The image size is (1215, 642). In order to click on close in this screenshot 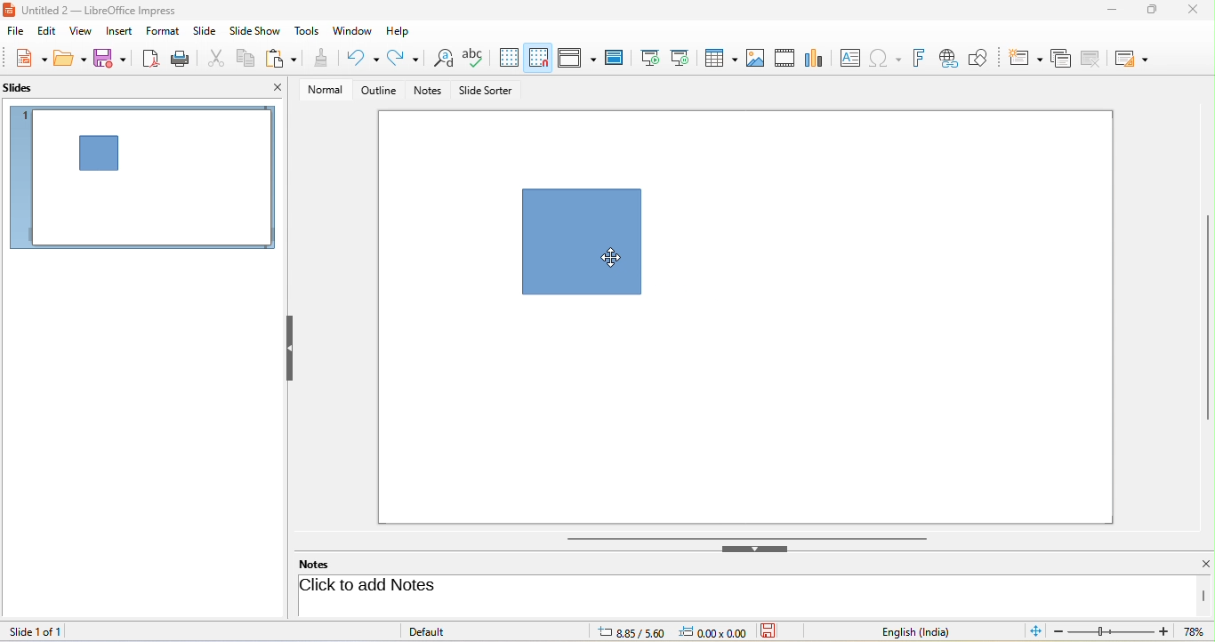, I will do `click(1191, 11)`.